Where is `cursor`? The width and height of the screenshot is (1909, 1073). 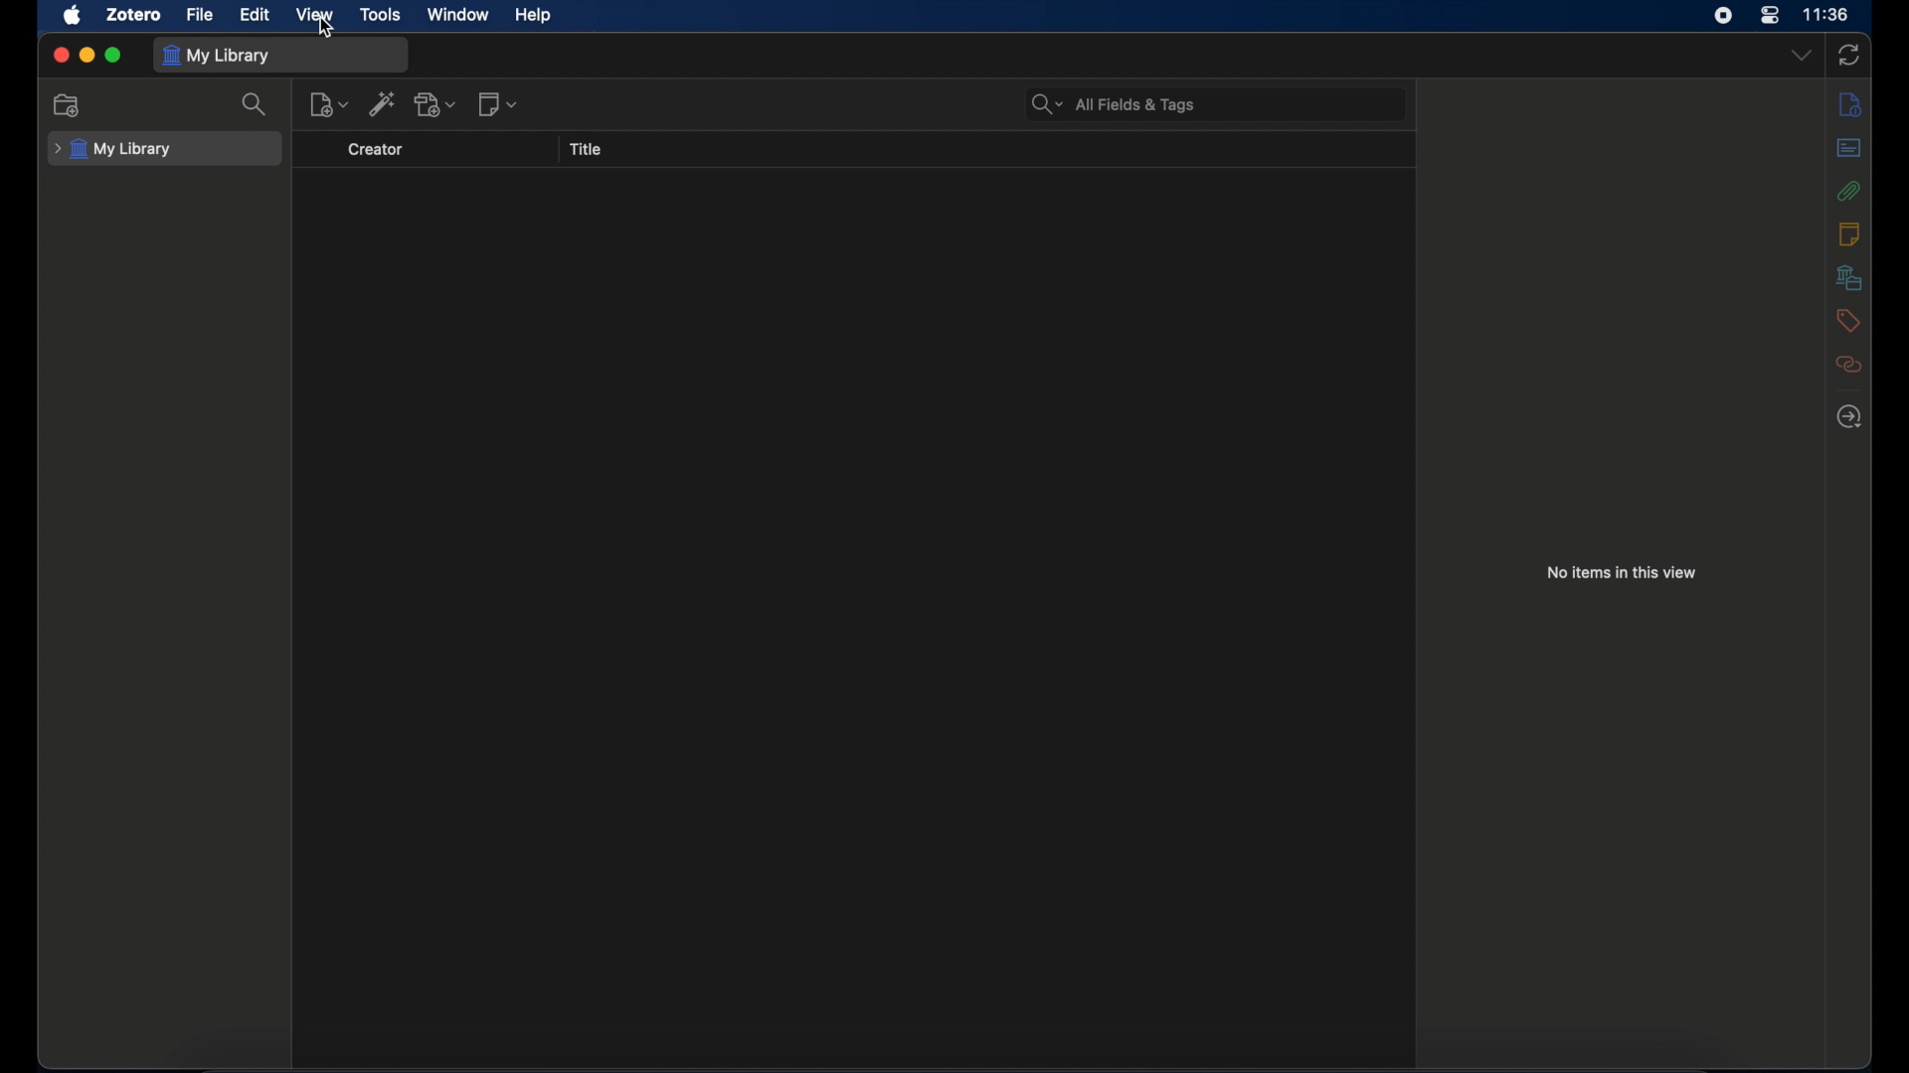
cursor is located at coordinates (327, 29).